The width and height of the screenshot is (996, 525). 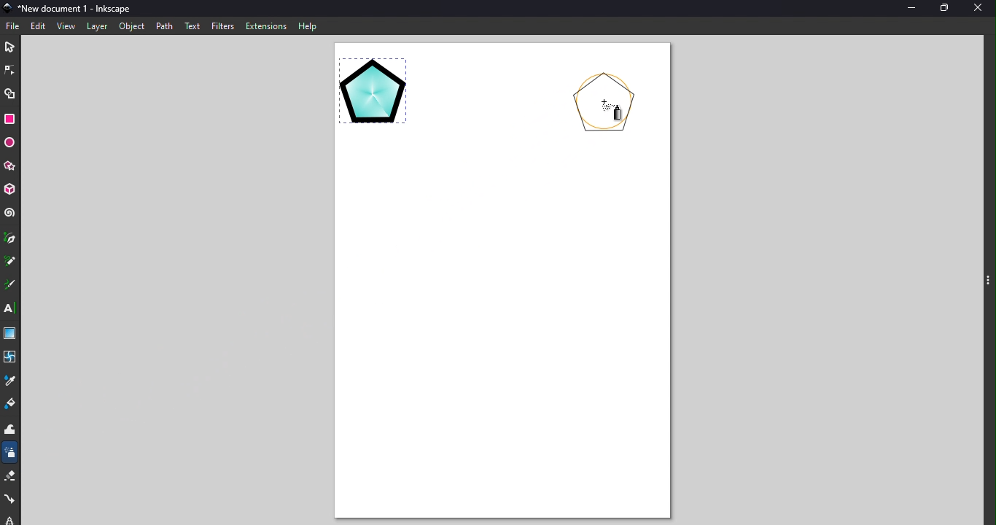 I want to click on Tweak tool, so click(x=13, y=431).